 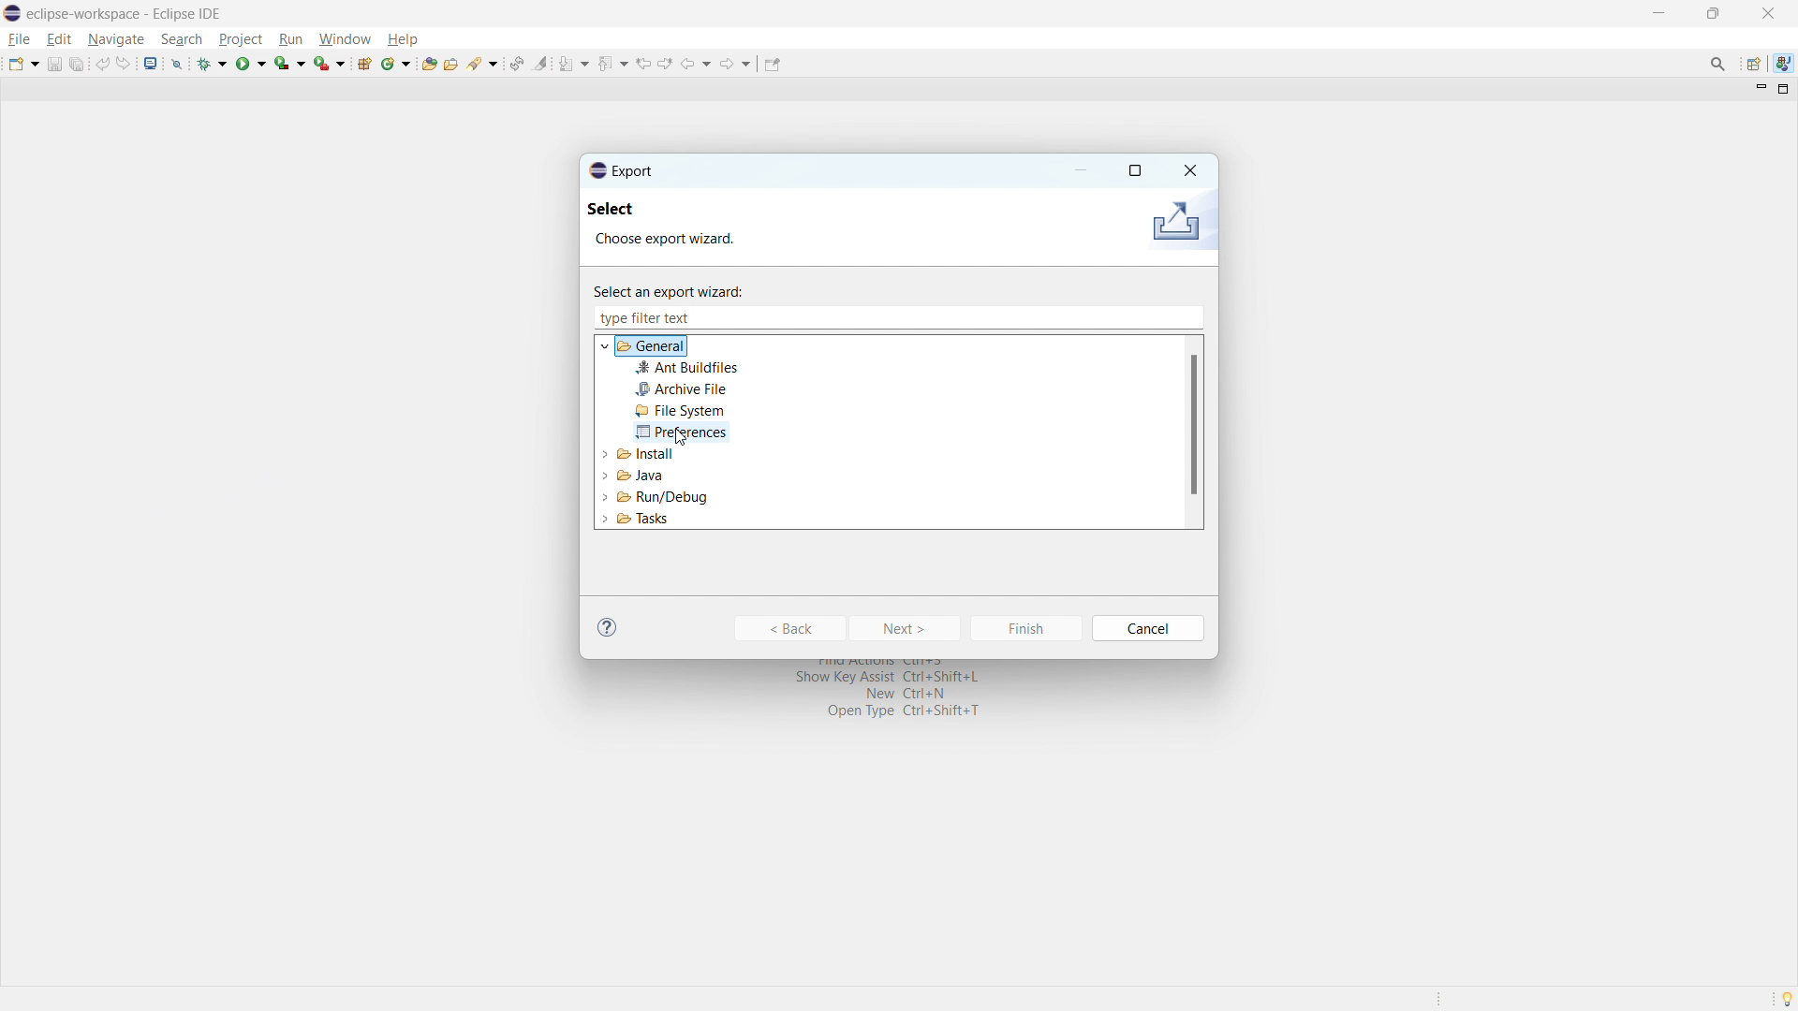 I want to click on Cursor, so click(x=691, y=438).